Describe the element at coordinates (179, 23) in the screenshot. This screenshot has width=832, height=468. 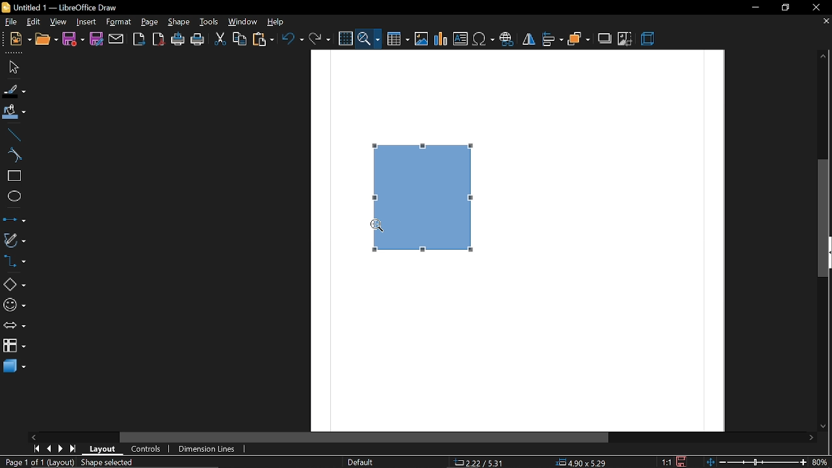
I see `shape` at that location.